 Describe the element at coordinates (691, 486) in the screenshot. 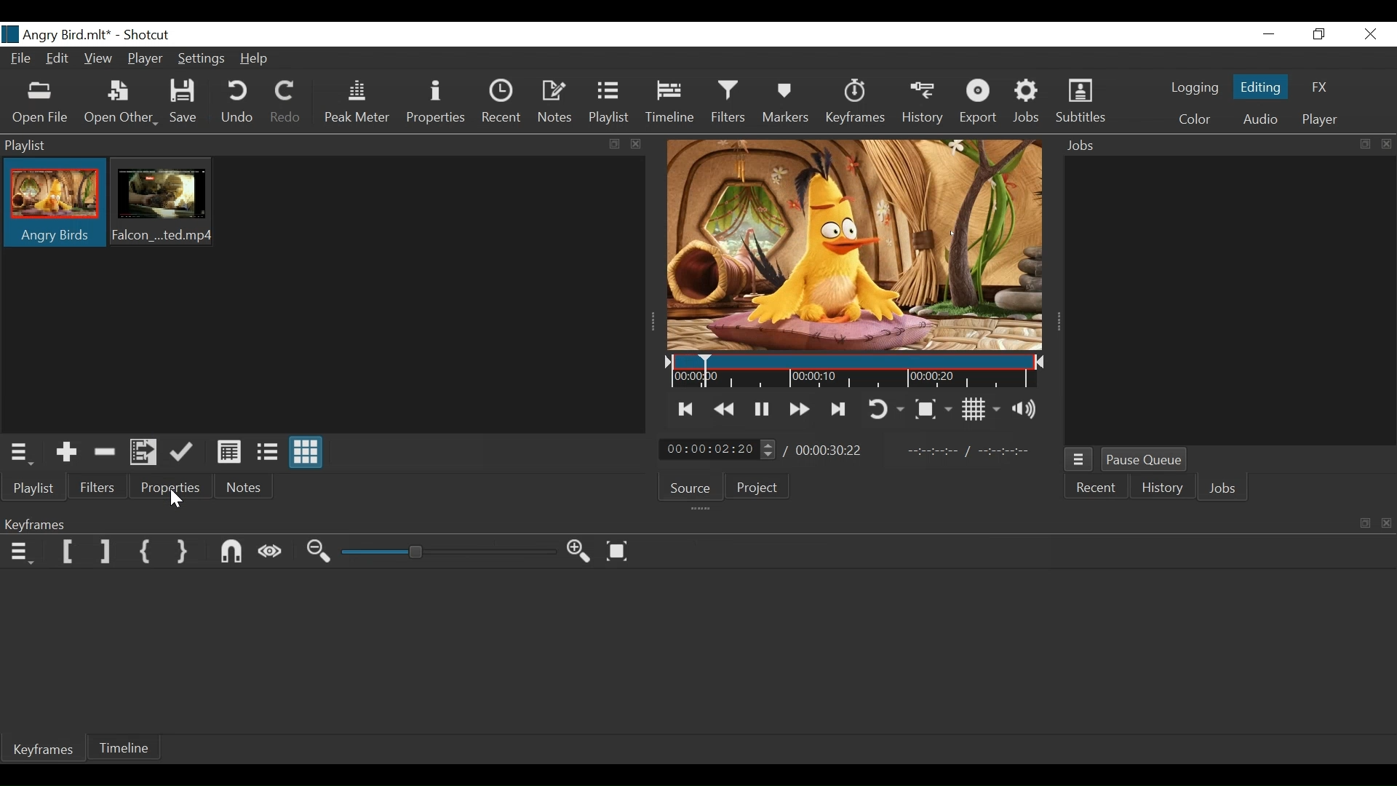

I see `Source` at that location.